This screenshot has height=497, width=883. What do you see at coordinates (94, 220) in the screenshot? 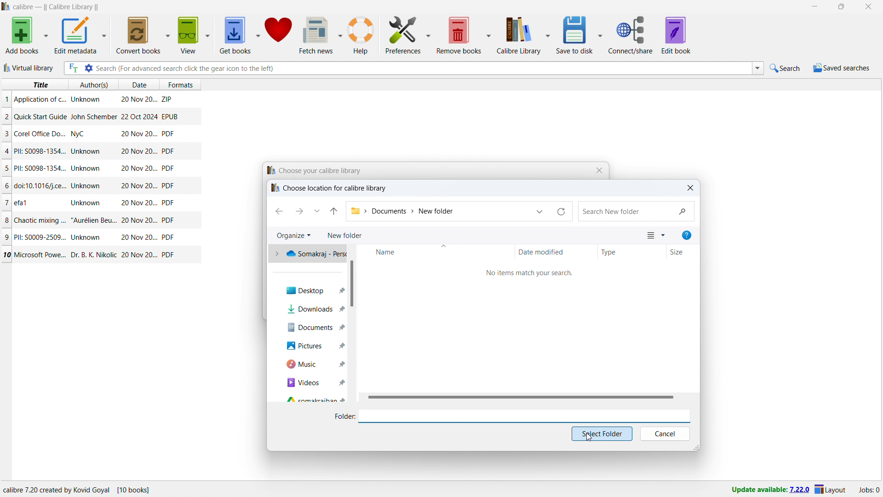
I see `Author` at bounding box center [94, 220].